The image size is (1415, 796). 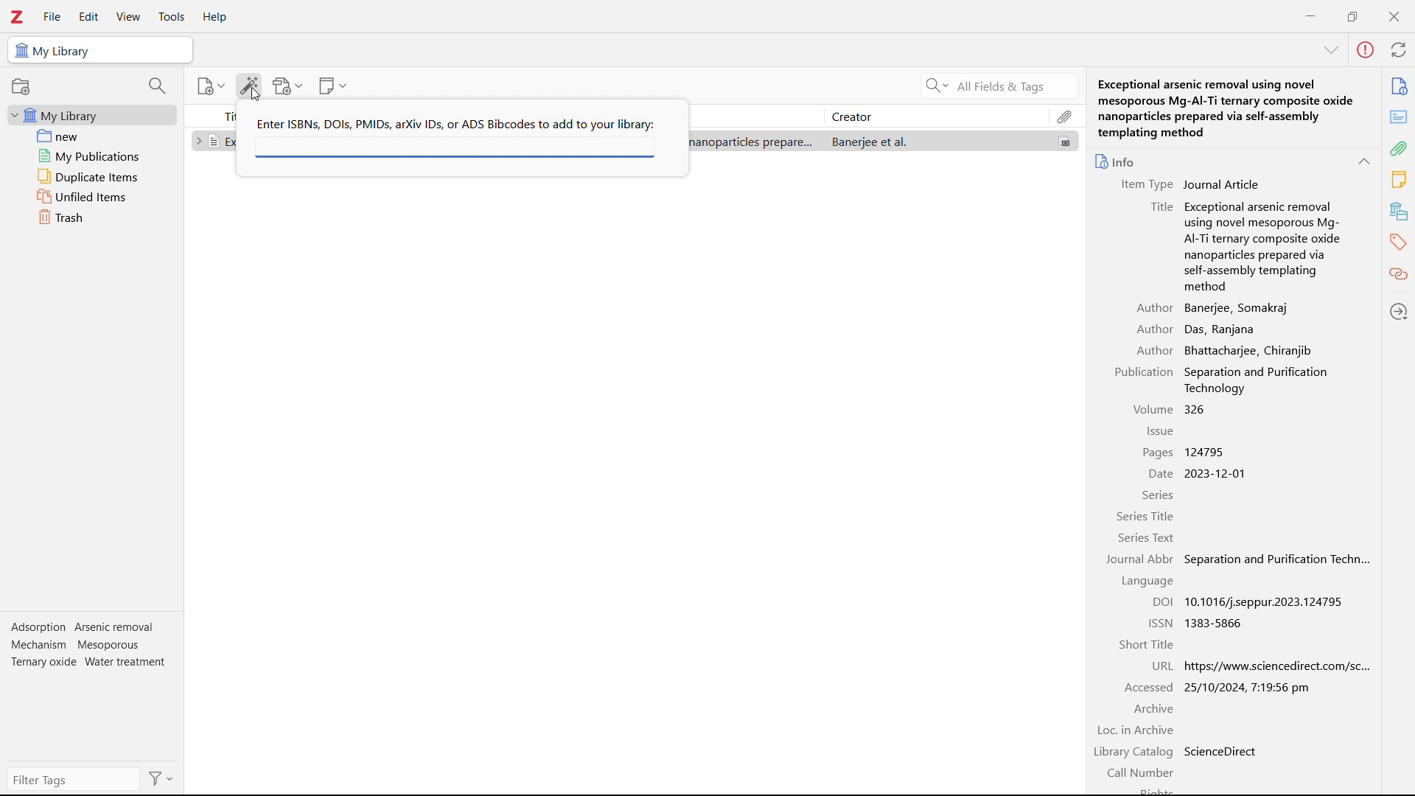 I want to click on Das, Ranjana, so click(x=1223, y=329).